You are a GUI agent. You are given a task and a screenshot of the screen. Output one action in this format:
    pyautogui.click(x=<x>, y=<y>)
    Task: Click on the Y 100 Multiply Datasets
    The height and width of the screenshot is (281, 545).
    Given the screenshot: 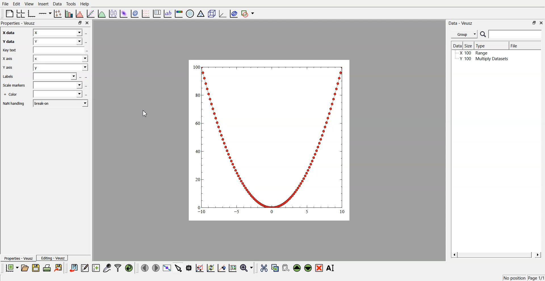 What is the action you would take?
    pyautogui.click(x=482, y=60)
    